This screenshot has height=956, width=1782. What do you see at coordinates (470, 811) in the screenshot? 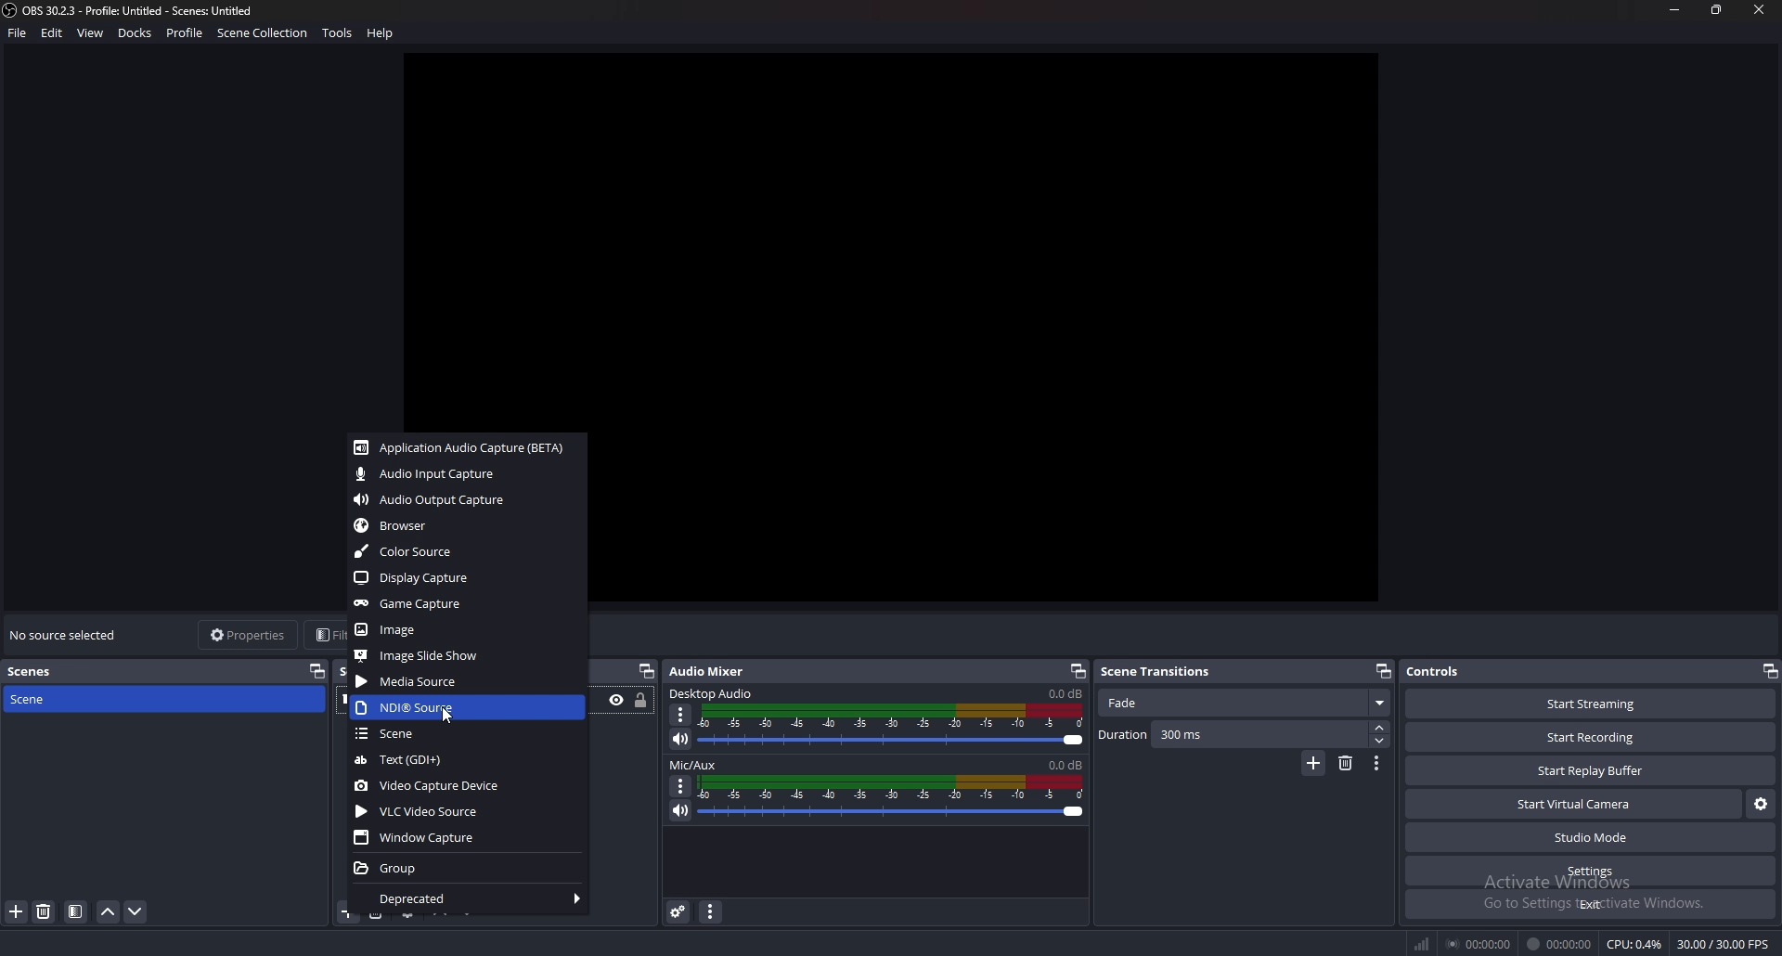
I see `vlc video source` at bounding box center [470, 811].